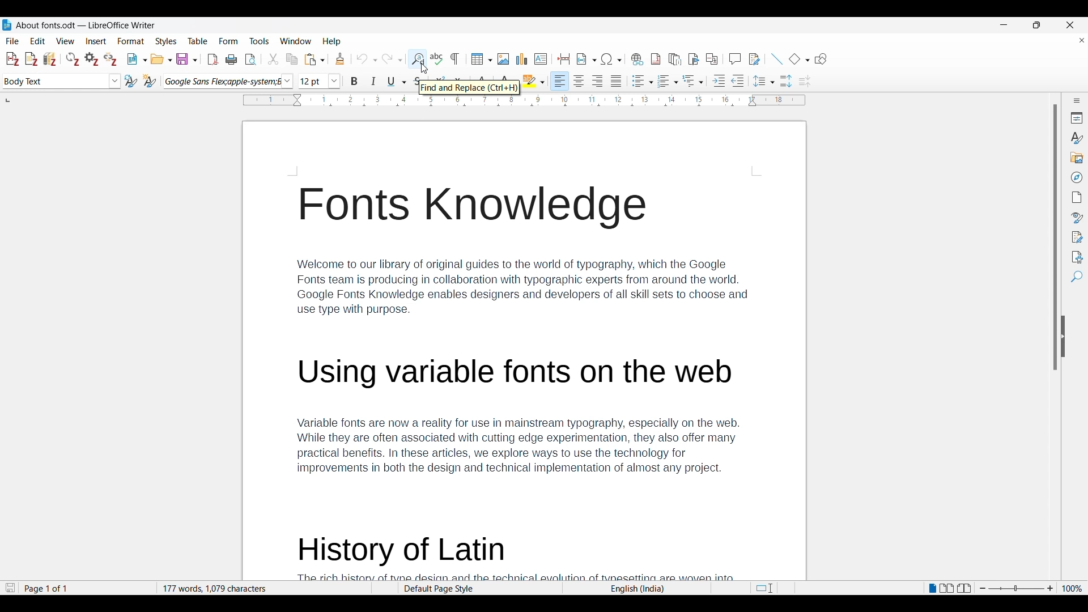  What do you see at coordinates (1055, 237) in the screenshot?
I see `Vertical slide bar` at bounding box center [1055, 237].